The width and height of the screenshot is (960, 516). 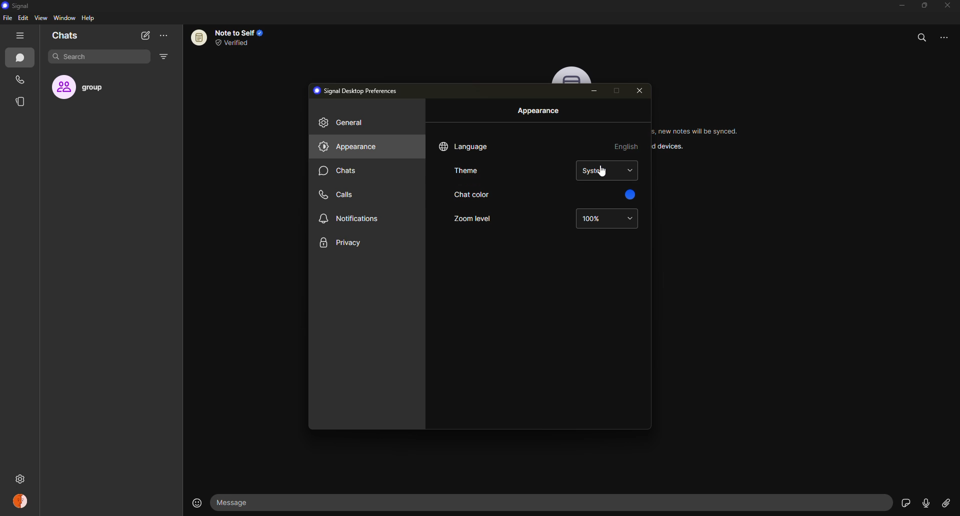 What do you see at coordinates (465, 146) in the screenshot?
I see `language` at bounding box center [465, 146].